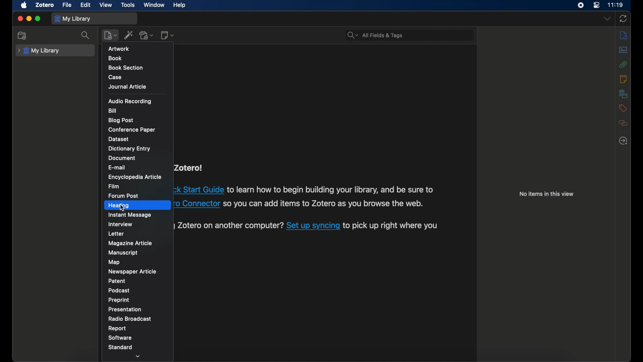 This screenshot has height=362, width=643. What do you see at coordinates (115, 186) in the screenshot?
I see `film` at bounding box center [115, 186].